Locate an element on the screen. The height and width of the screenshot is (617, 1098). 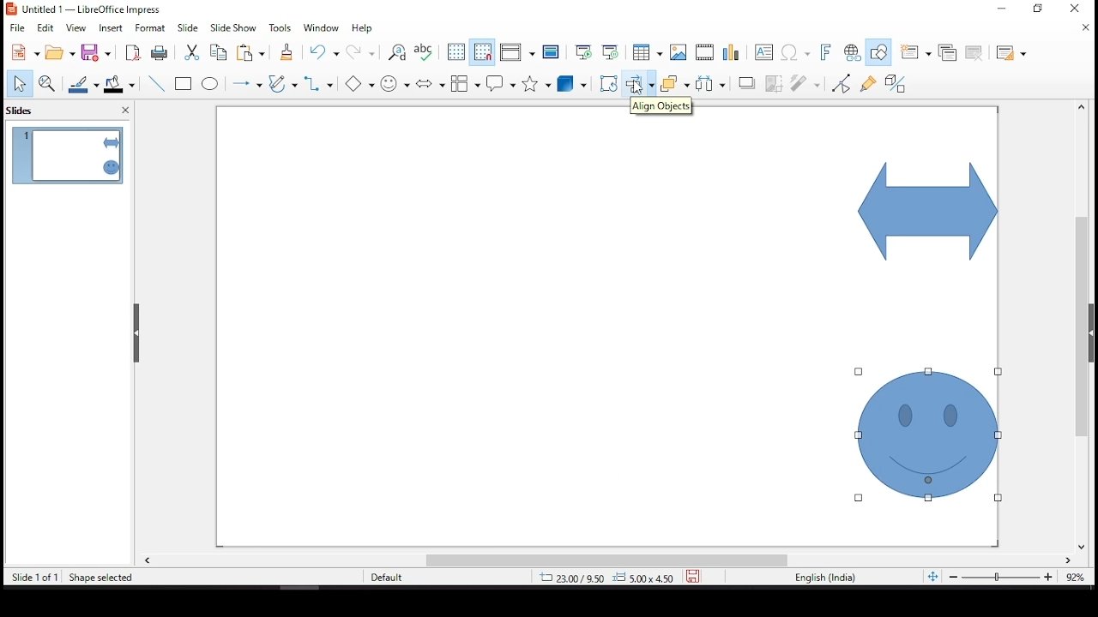
rectangle is located at coordinates (185, 85).